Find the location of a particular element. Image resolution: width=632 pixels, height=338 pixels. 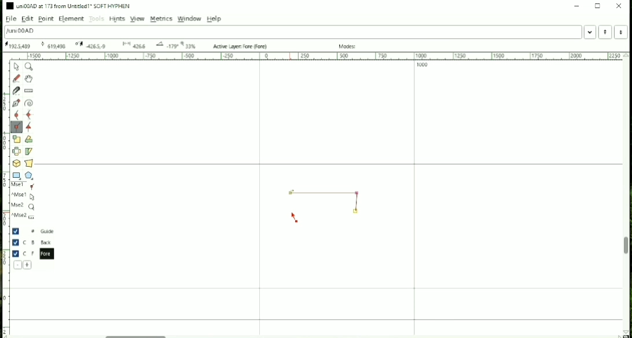

Flip the selection is located at coordinates (17, 151).